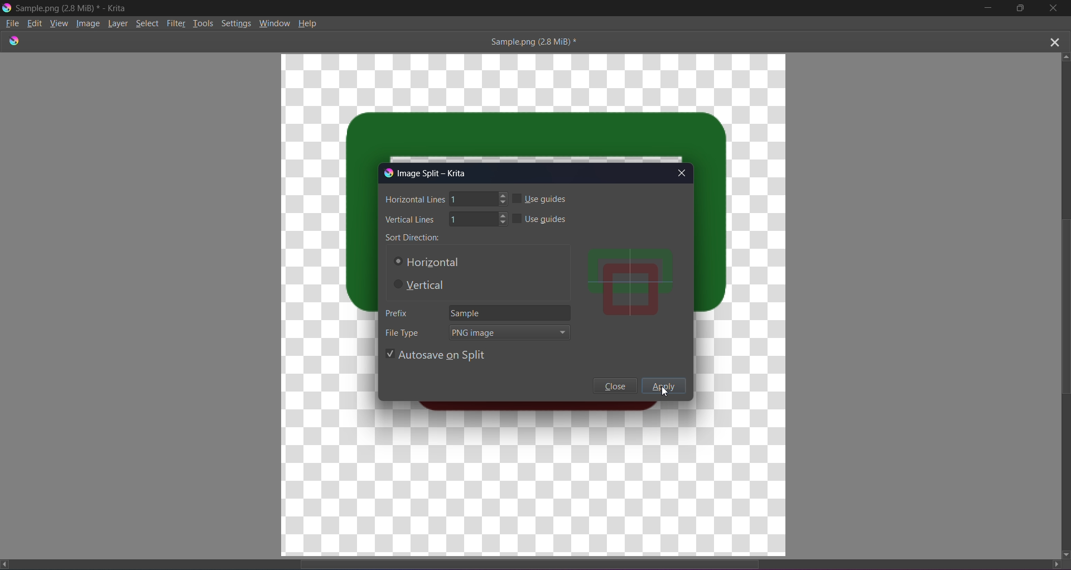  Describe the element at coordinates (413, 236) in the screenshot. I see `Sort Direction:` at that location.